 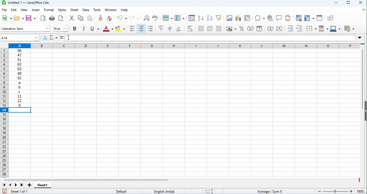 I want to click on close, so click(x=363, y=9).